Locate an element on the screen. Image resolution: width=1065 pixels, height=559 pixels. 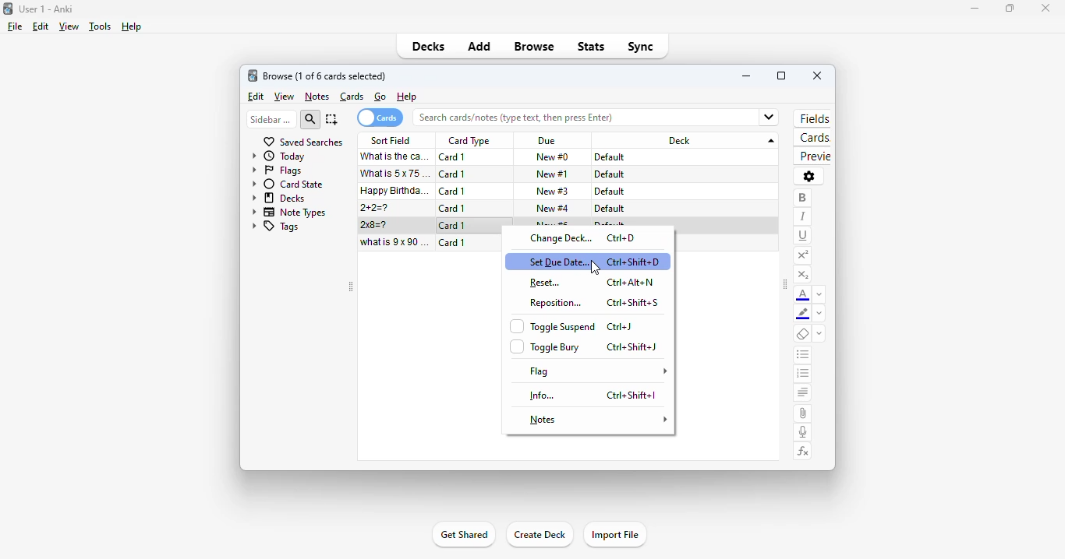
add is located at coordinates (479, 47).